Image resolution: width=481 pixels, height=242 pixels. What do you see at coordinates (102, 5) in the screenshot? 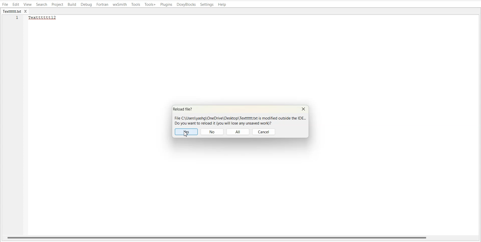
I see `Fortran` at bounding box center [102, 5].